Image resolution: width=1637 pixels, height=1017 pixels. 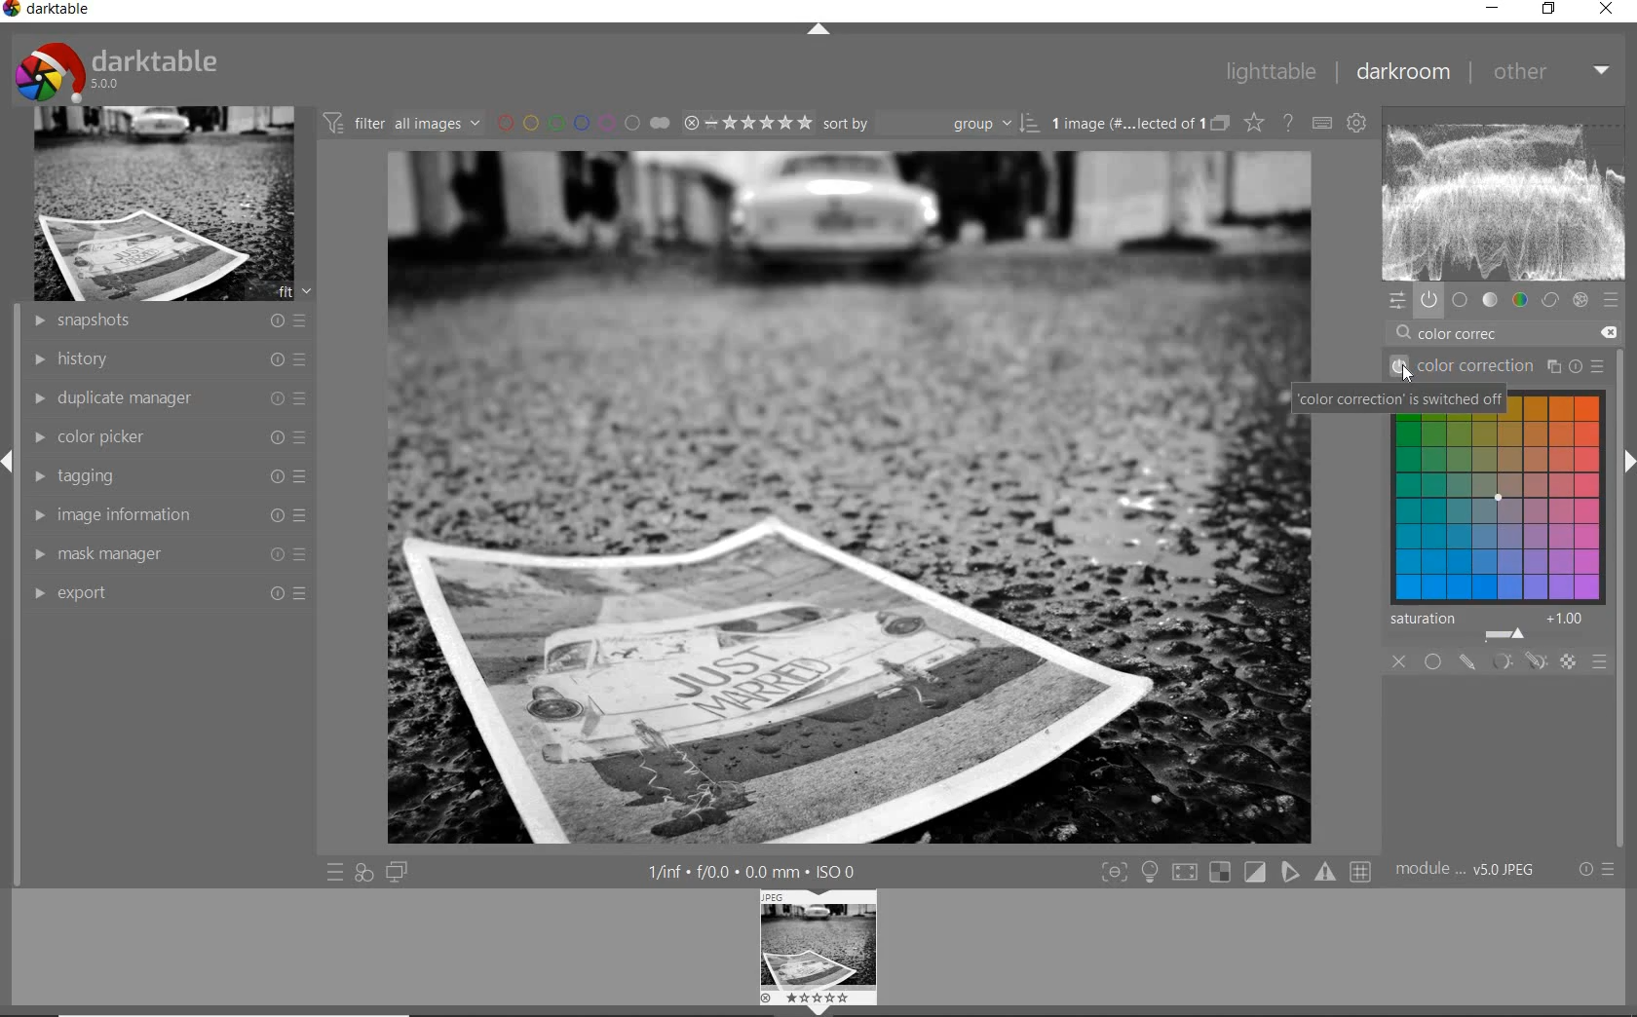 What do you see at coordinates (169, 359) in the screenshot?
I see `history` at bounding box center [169, 359].